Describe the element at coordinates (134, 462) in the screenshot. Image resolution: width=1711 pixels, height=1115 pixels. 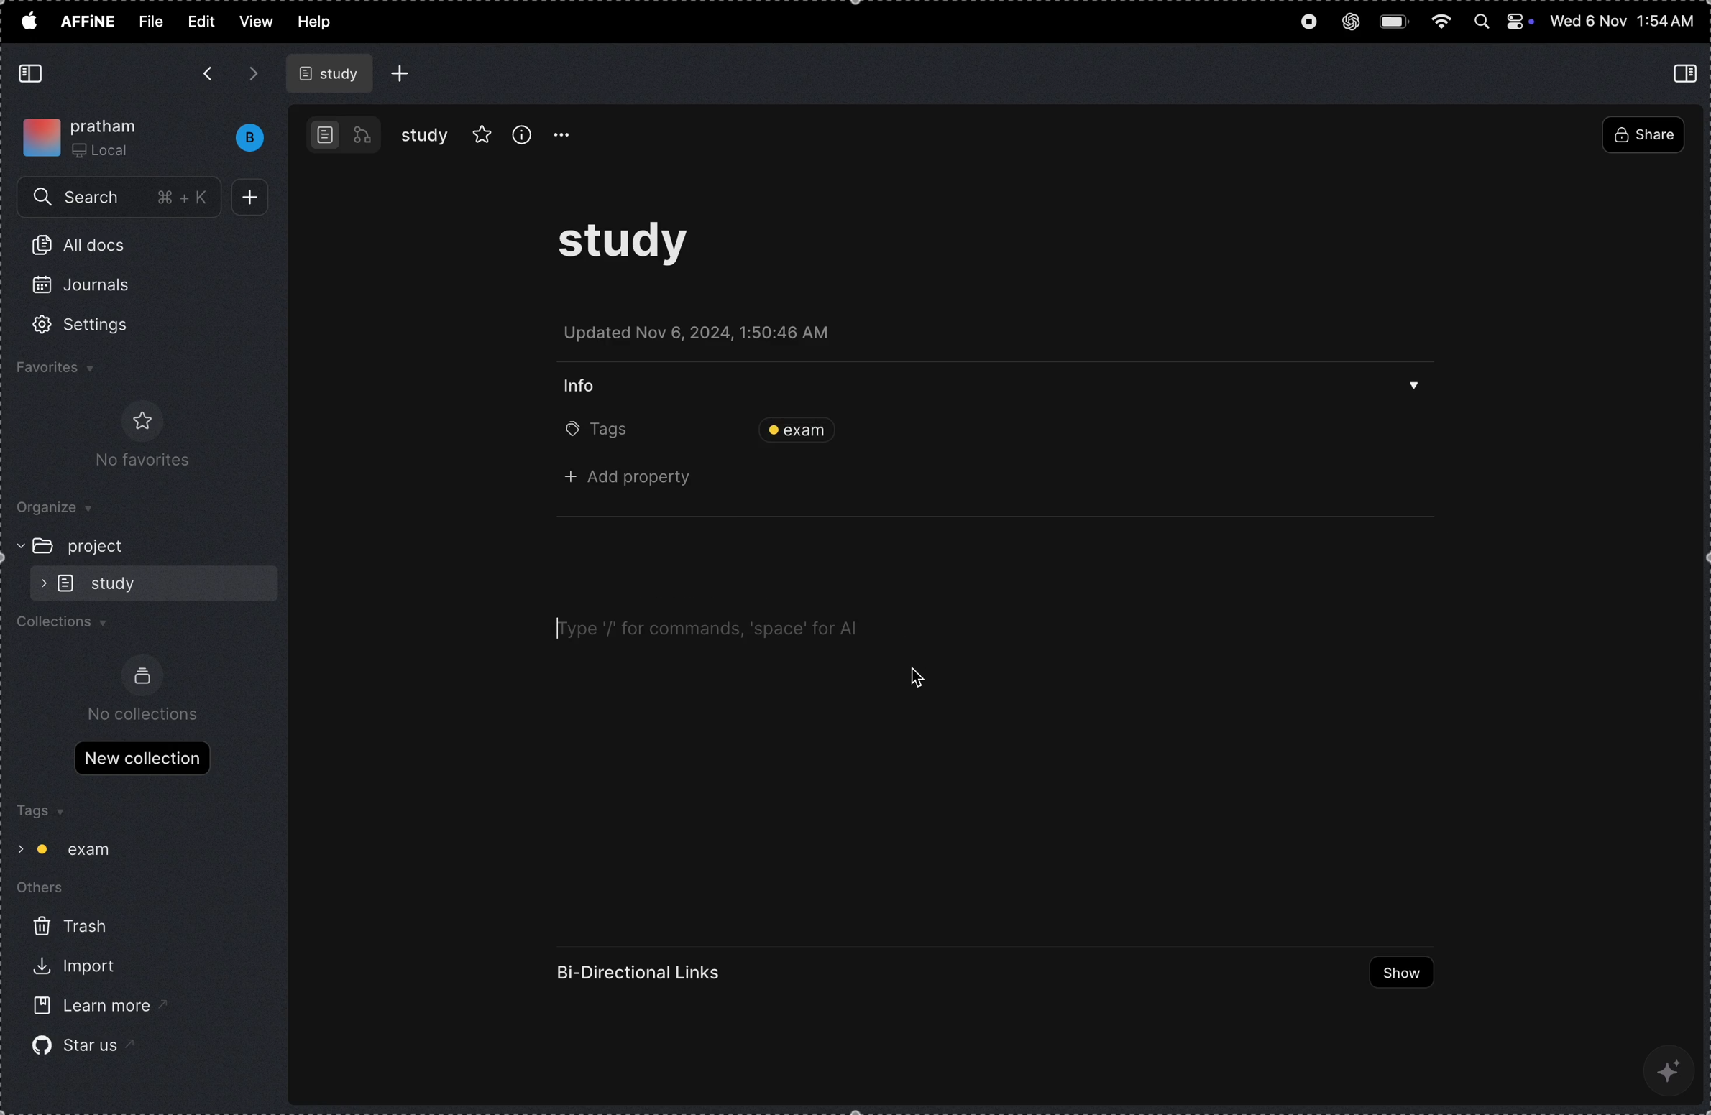
I see `No favorites` at that location.